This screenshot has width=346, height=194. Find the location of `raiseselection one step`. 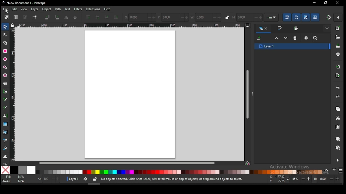

raiseselection one step is located at coordinates (277, 38).